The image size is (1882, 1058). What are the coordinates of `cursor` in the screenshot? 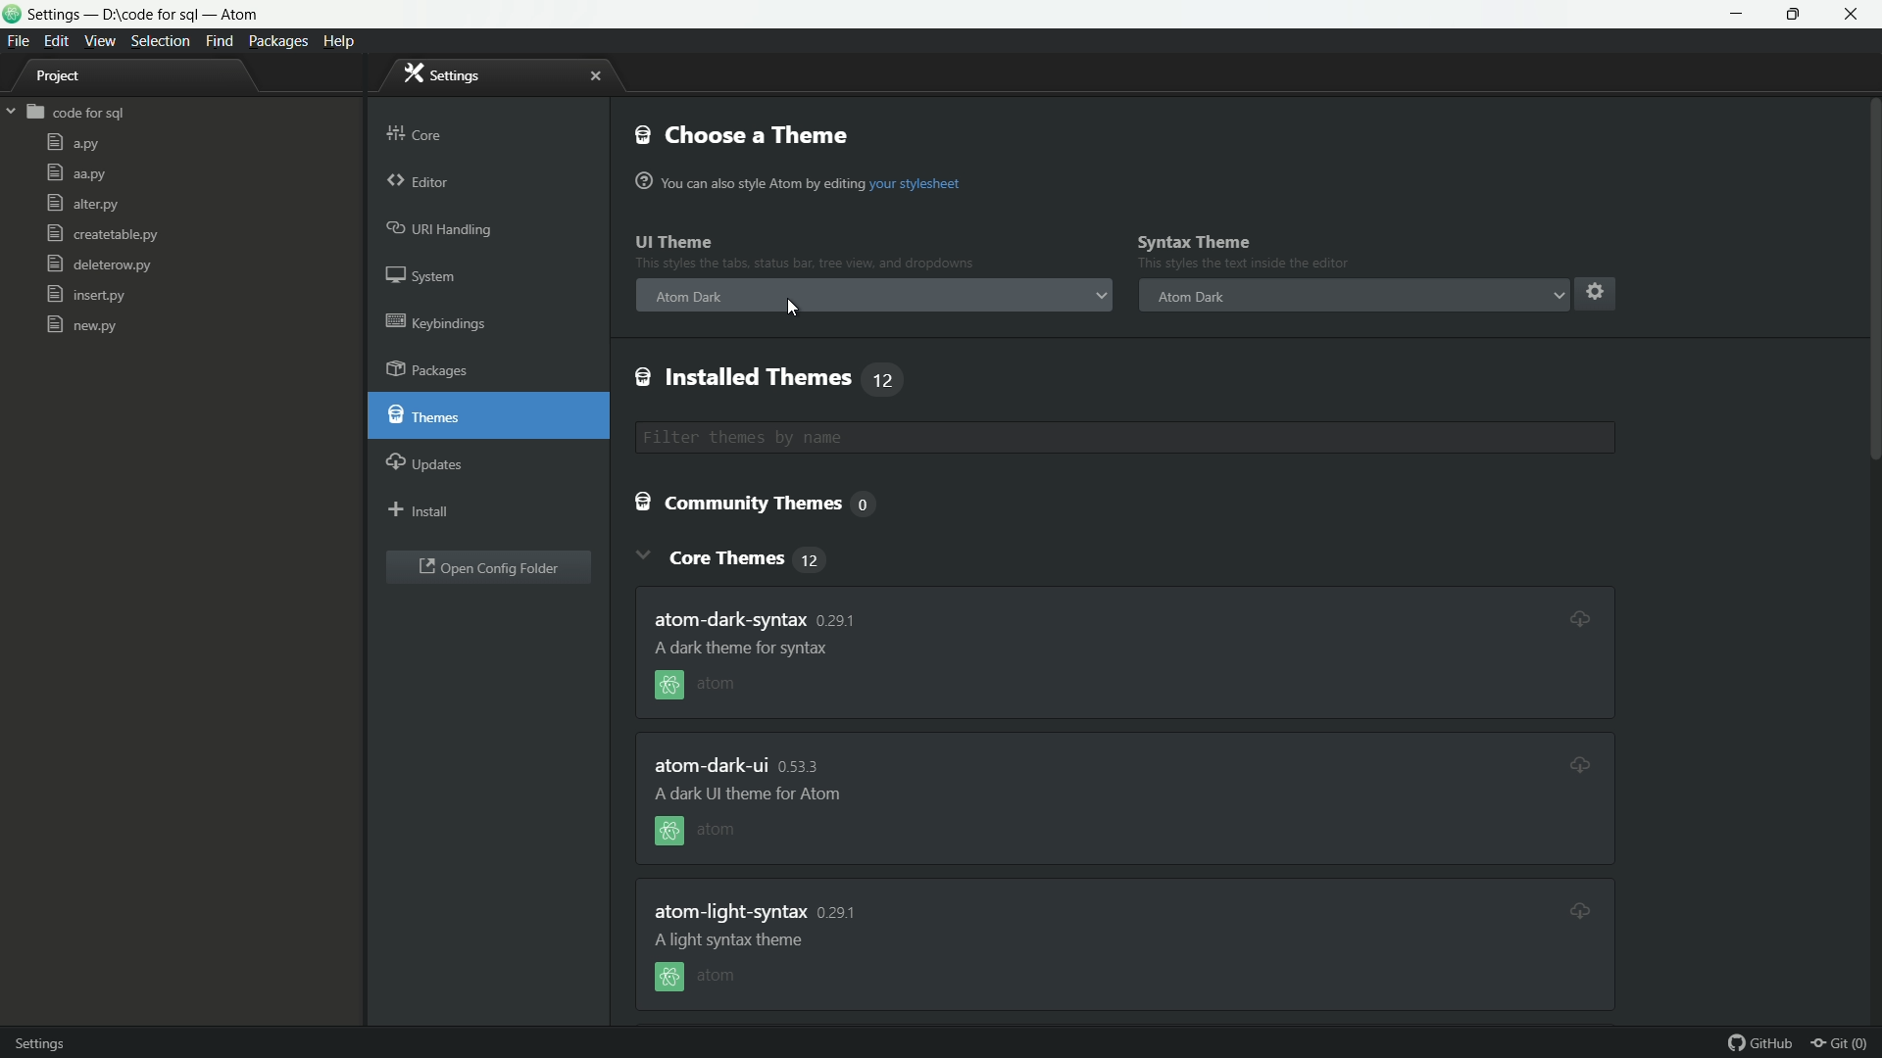 It's located at (792, 311).